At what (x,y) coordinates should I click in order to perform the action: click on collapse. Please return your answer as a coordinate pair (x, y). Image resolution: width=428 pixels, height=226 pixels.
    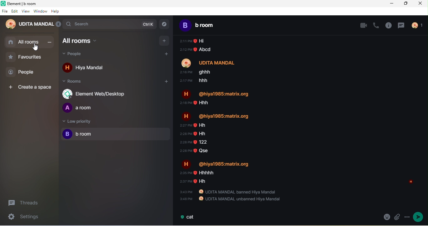
    Looking at the image, I should click on (59, 25).